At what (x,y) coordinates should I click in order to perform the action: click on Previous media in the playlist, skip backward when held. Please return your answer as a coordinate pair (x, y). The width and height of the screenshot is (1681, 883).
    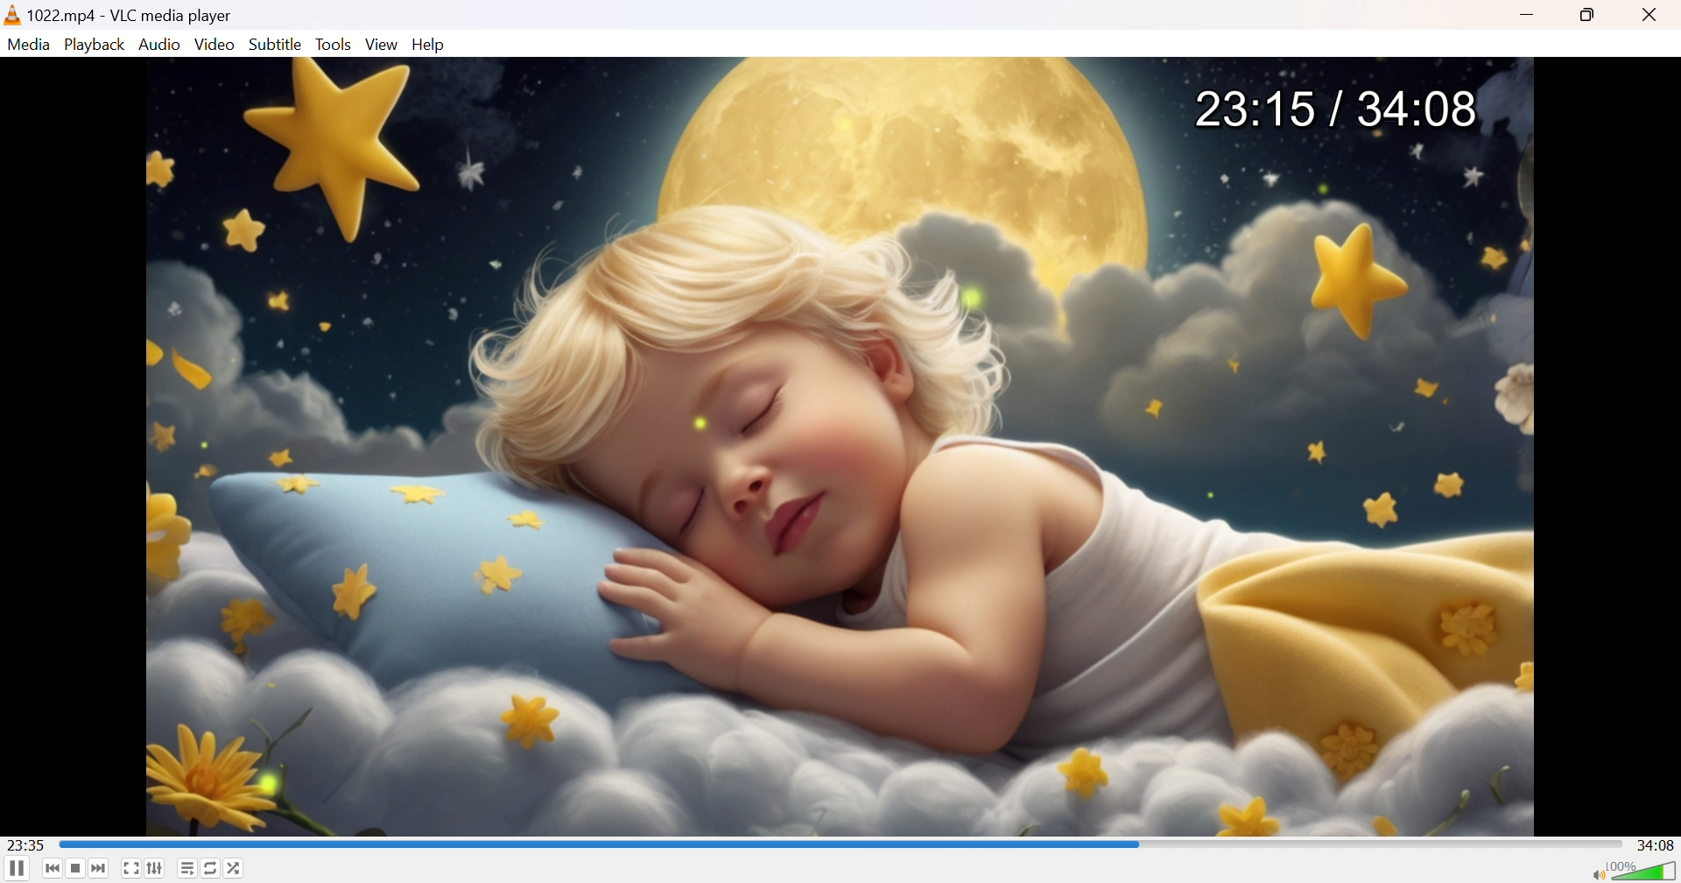
    Looking at the image, I should click on (53, 870).